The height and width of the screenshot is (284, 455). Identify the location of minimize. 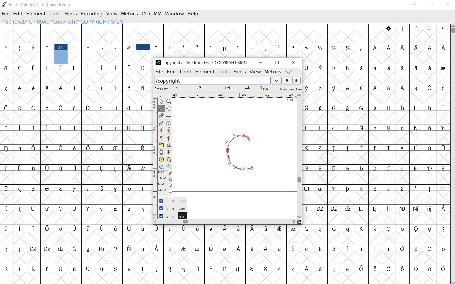
(261, 62).